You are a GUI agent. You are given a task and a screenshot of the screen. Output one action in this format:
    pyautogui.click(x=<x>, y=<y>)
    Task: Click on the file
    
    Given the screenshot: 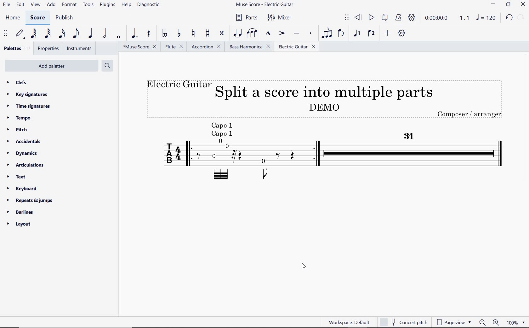 What is the action you would take?
    pyautogui.click(x=6, y=4)
    